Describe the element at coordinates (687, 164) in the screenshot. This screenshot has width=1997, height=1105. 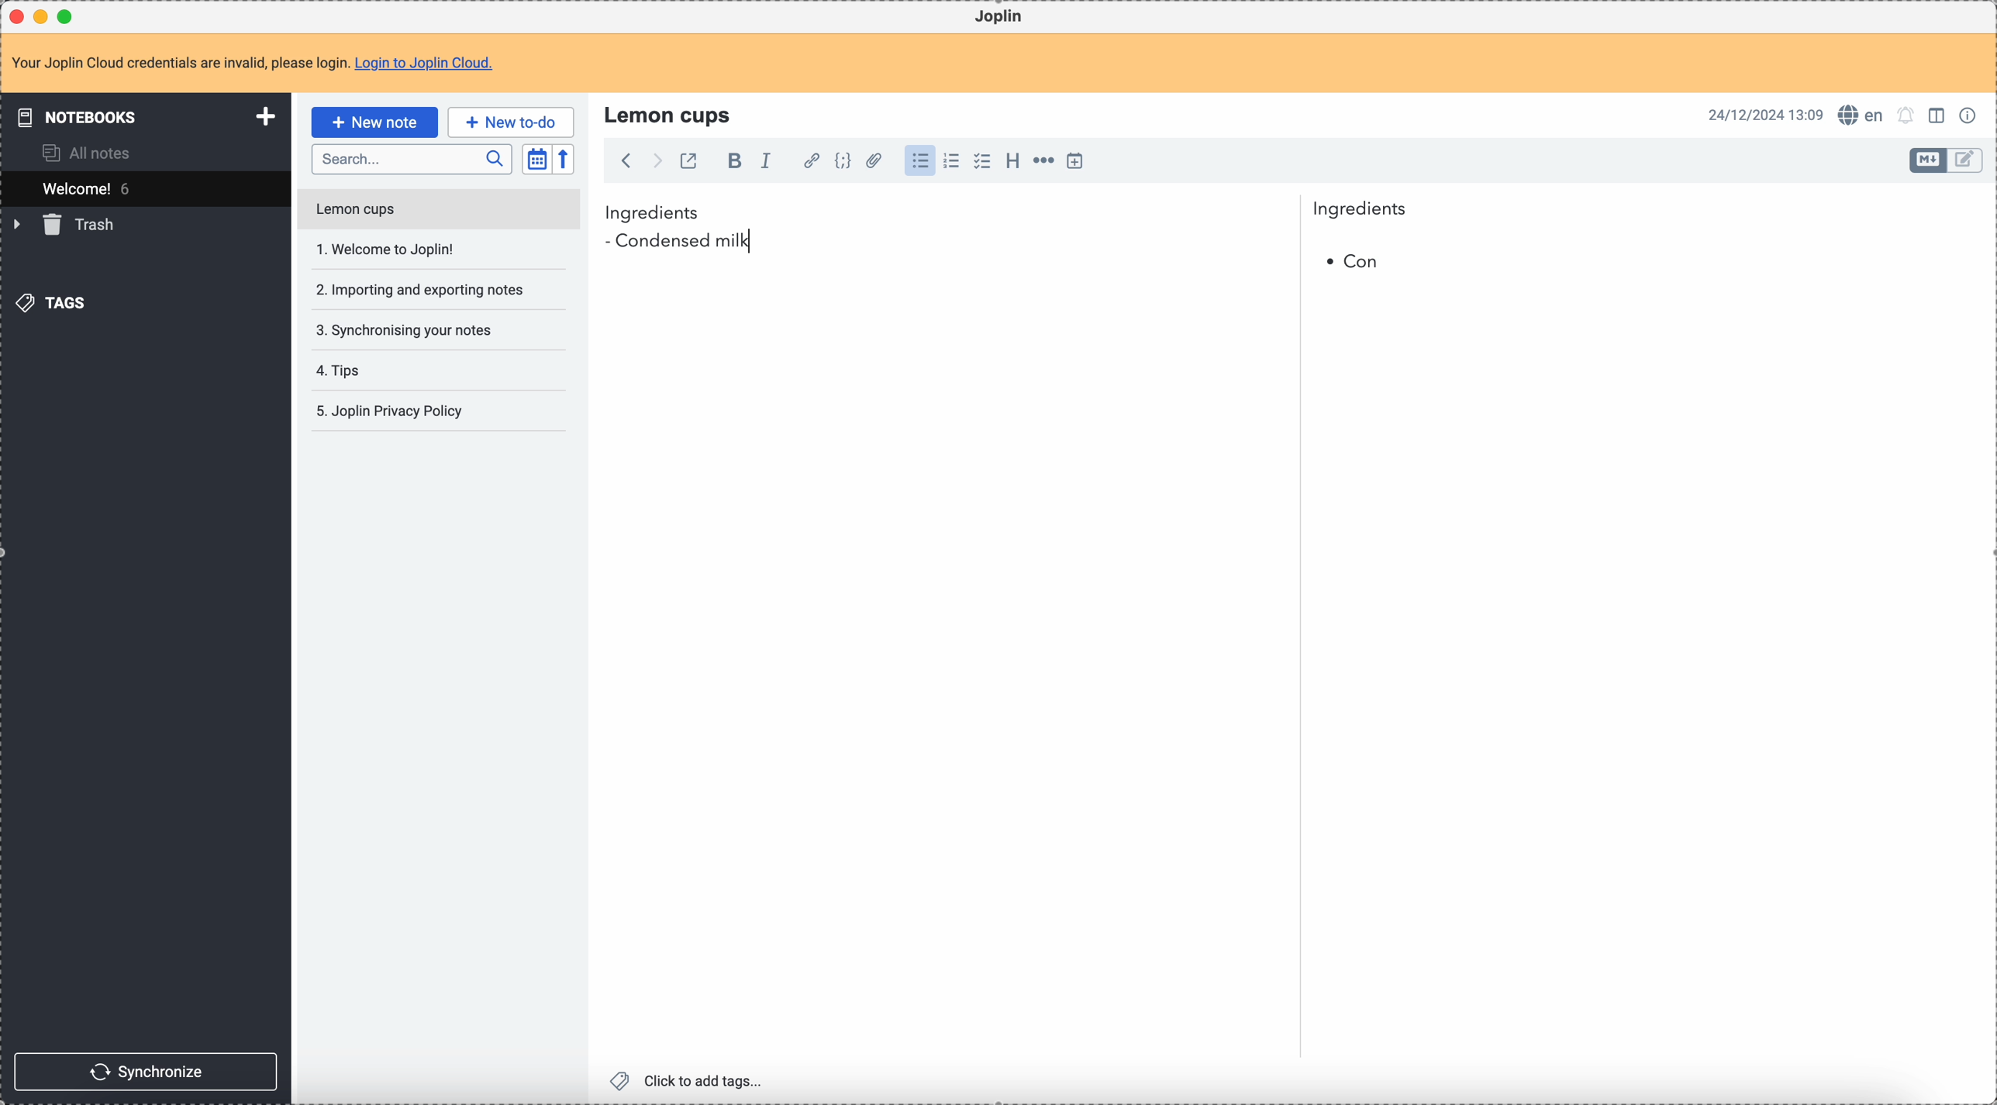
I see `toggle external editing` at that location.